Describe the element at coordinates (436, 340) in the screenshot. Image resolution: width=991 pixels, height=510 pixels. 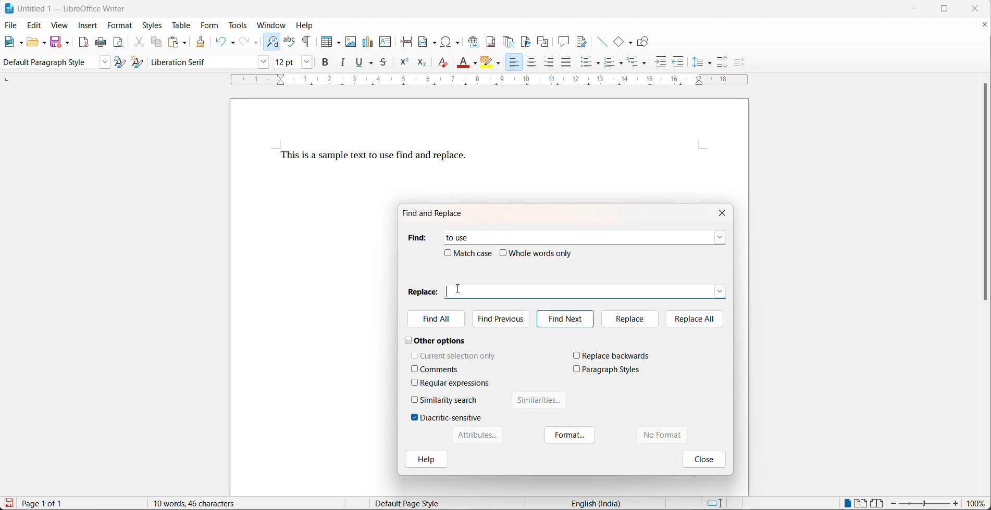
I see `other options` at that location.